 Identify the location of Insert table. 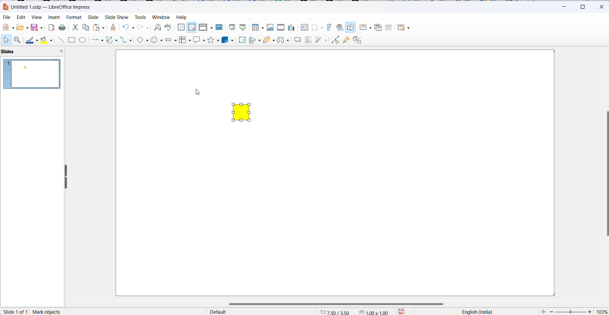
(258, 27).